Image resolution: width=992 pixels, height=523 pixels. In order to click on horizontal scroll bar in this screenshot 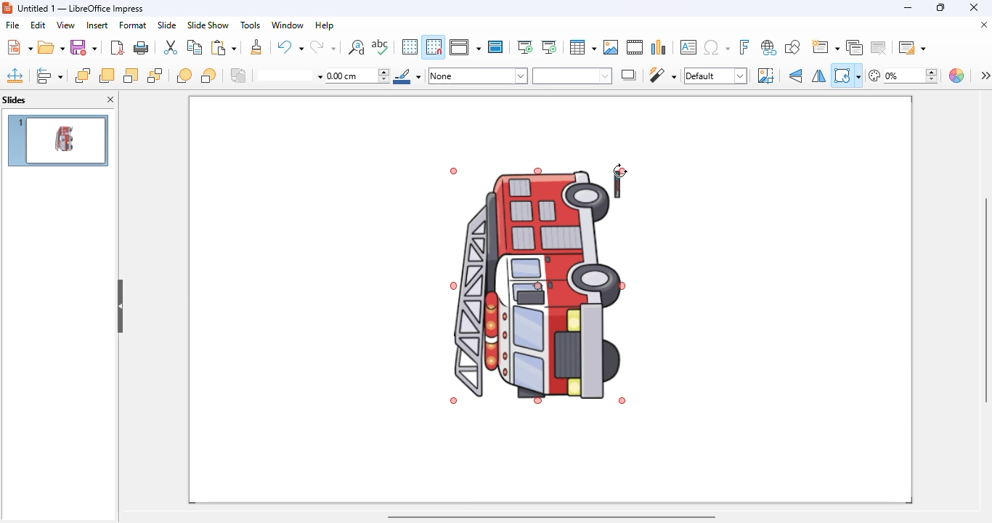, I will do `click(552, 517)`.